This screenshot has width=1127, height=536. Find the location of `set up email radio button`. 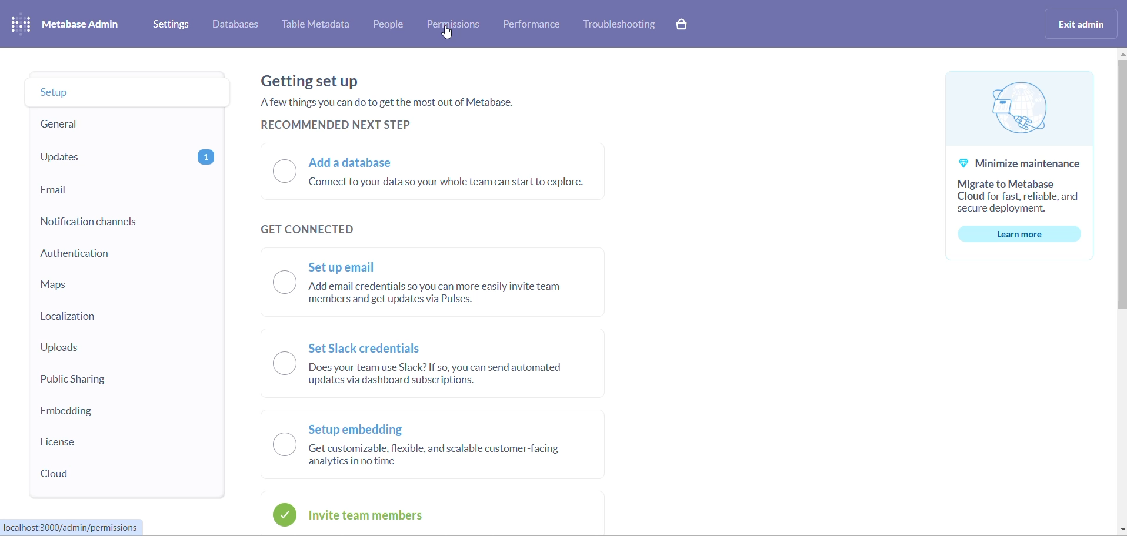

set up email radio button is located at coordinates (462, 284).